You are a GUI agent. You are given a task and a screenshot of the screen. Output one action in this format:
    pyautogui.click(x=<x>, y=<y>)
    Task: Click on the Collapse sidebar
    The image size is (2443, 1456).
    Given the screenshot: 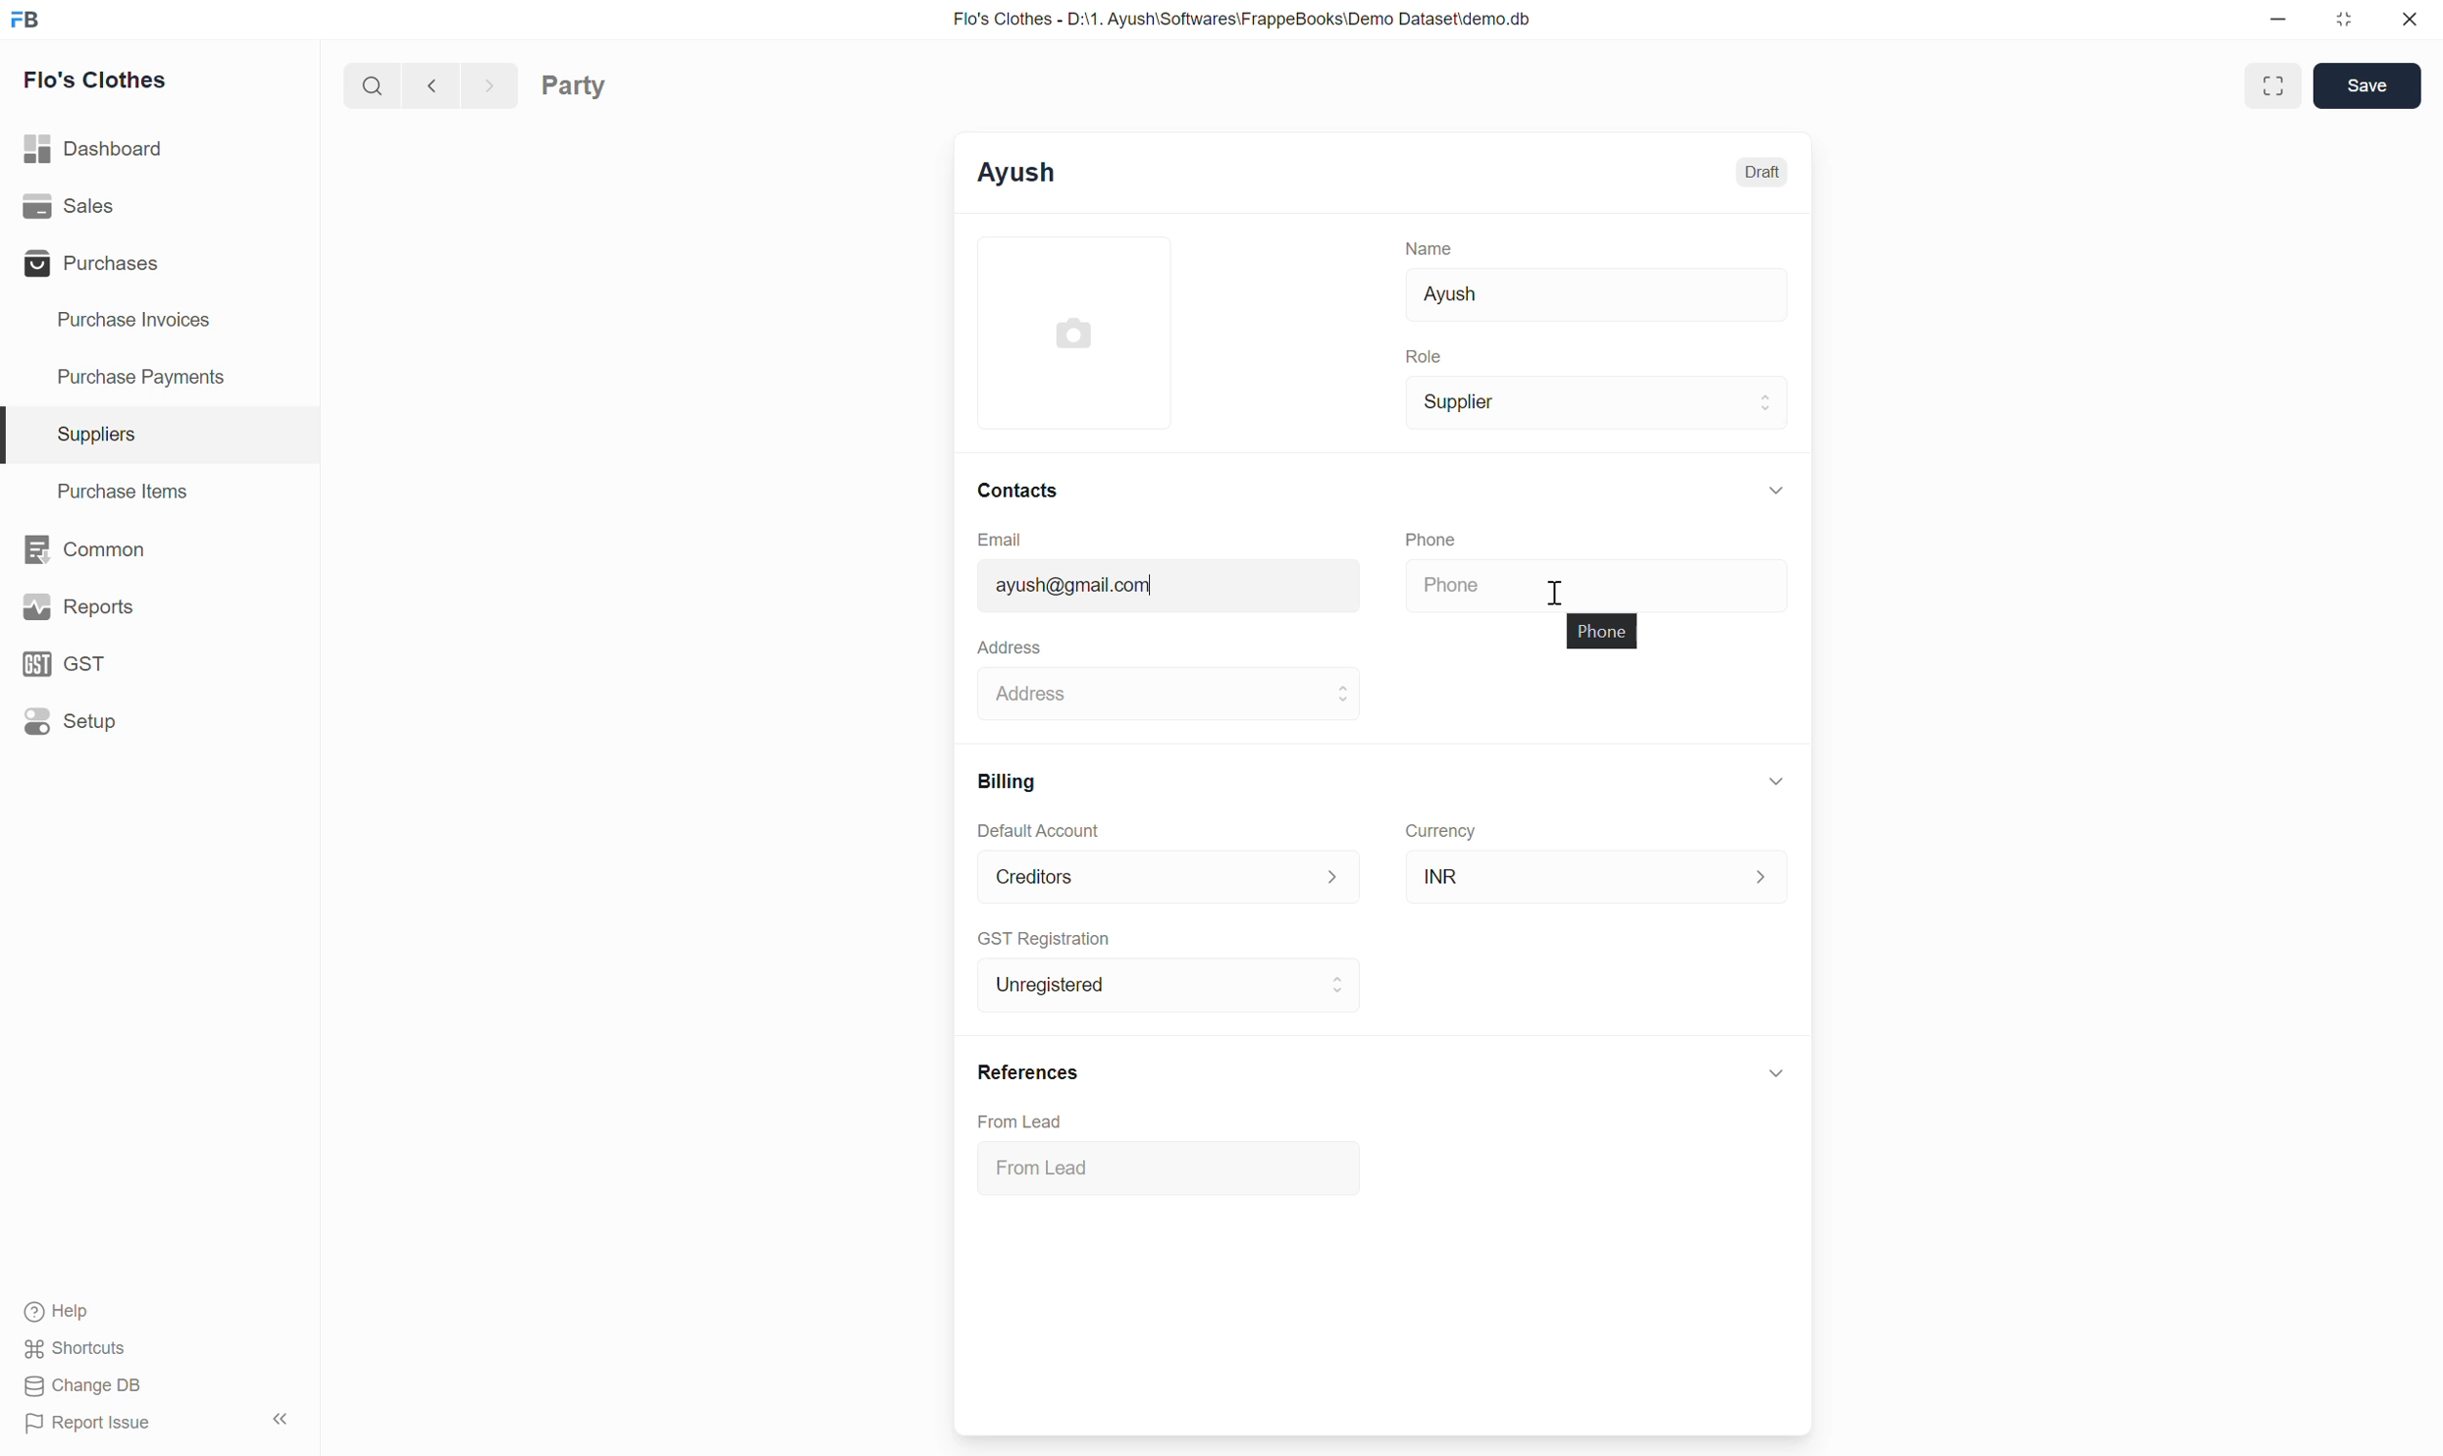 What is the action you would take?
    pyautogui.click(x=281, y=1419)
    